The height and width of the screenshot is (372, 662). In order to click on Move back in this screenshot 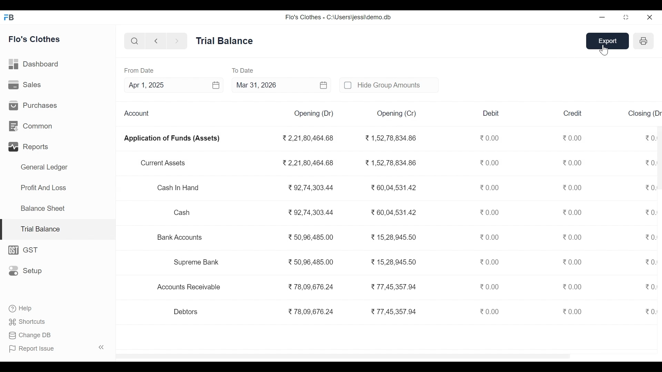, I will do `click(155, 41)`.